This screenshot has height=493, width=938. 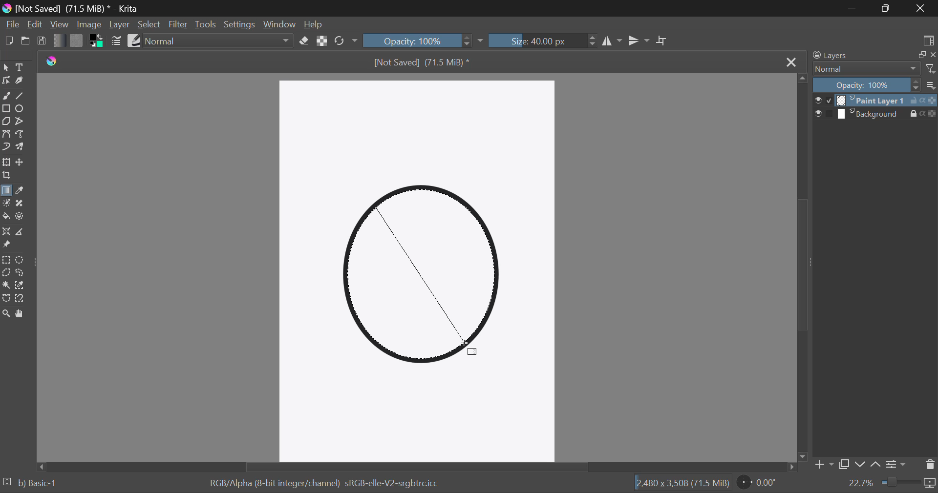 I want to click on Shape Selected, so click(x=419, y=279).